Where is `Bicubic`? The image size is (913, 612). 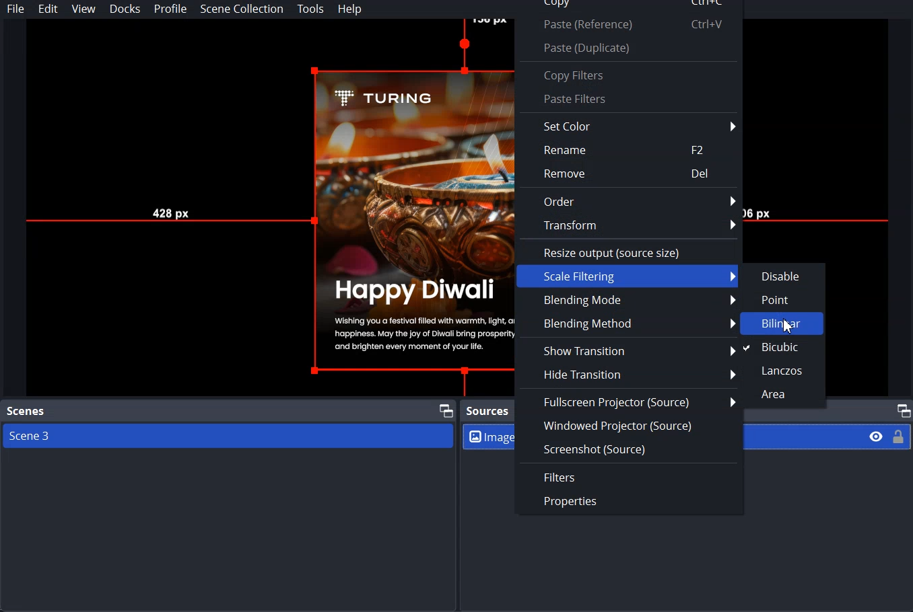
Bicubic is located at coordinates (782, 347).